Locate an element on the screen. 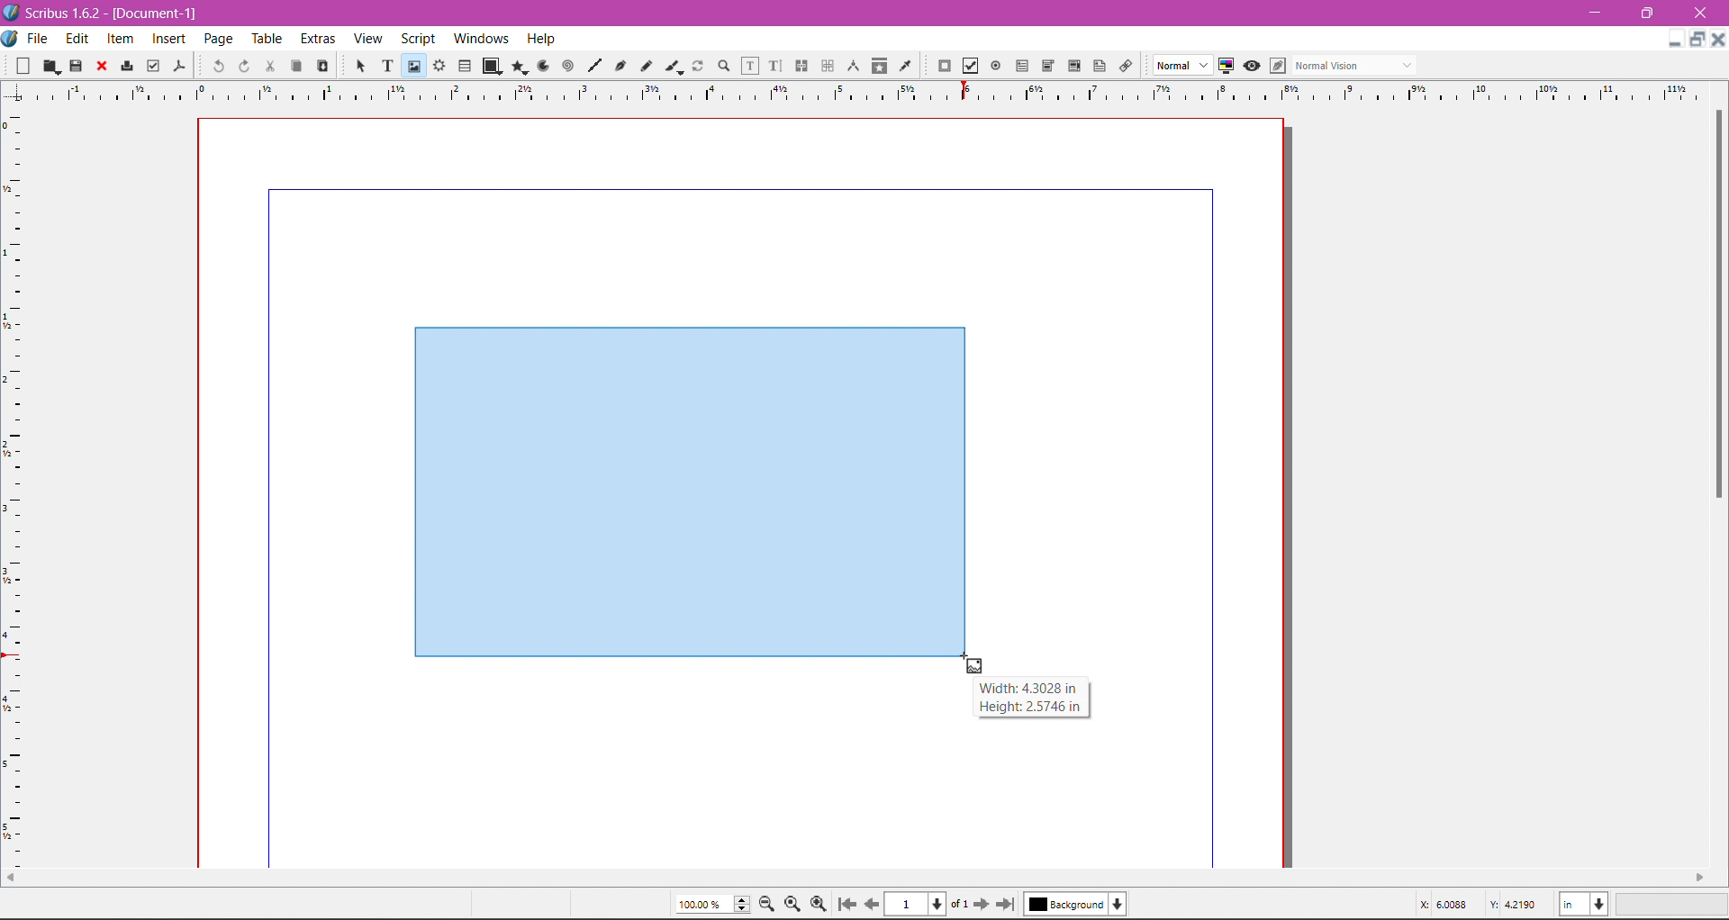 The image size is (1729, 920). File is located at coordinates (39, 39).